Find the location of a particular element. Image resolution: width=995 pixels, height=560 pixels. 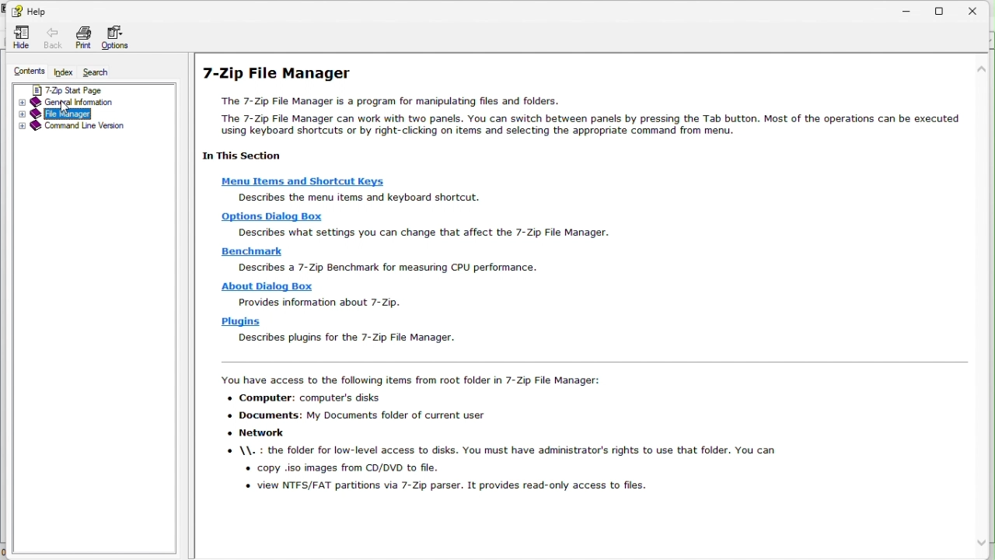

help is located at coordinates (32, 10).